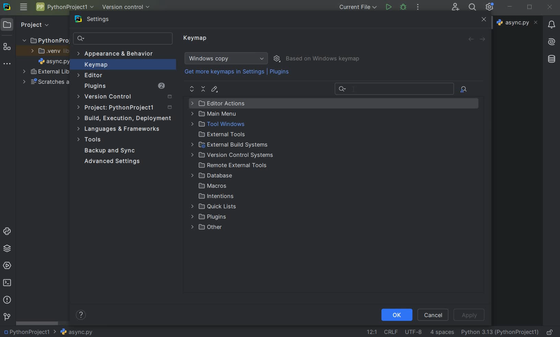  Describe the element at coordinates (323, 59) in the screenshot. I see `based on windows keymap` at that location.